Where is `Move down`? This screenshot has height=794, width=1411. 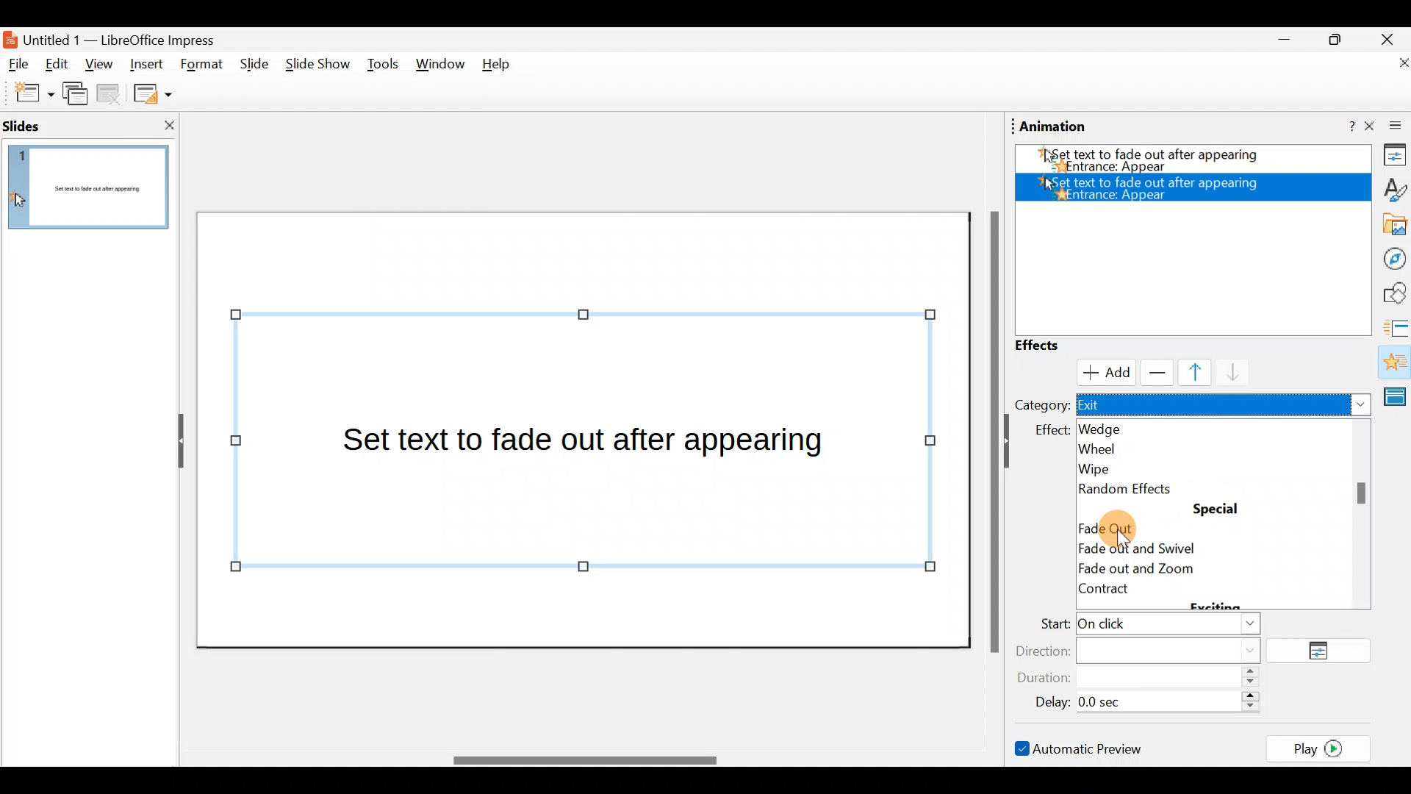
Move down is located at coordinates (1227, 373).